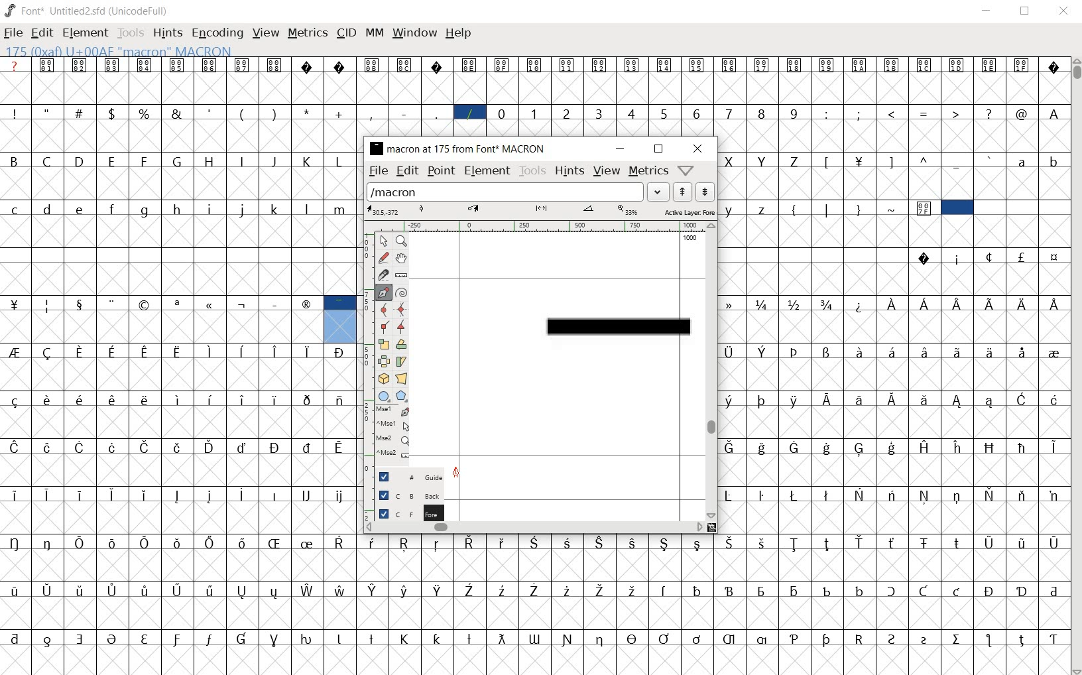  What do you see at coordinates (15, 637) in the screenshot?
I see `Symbol` at bounding box center [15, 637].